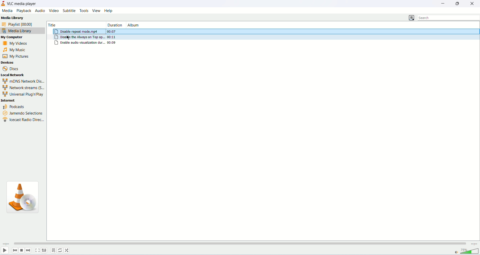 The width and height of the screenshot is (480, 255). I want to click on Universal Plug n Play, so click(22, 94).